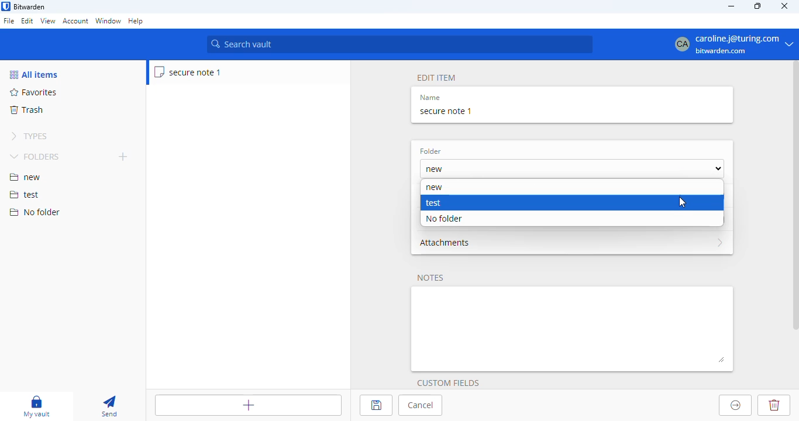 The image size is (799, 421). Describe the element at coordinates (573, 329) in the screenshot. I see `notes` at that location.